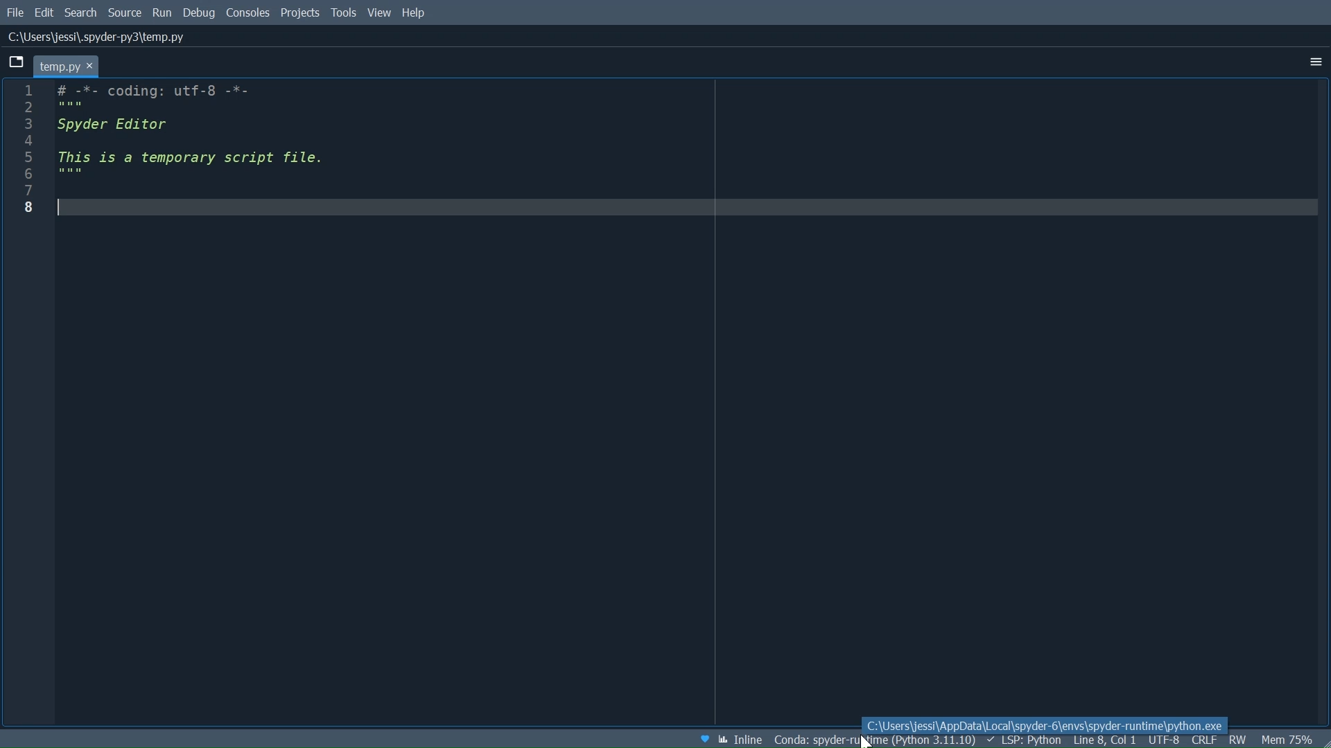  Describe the element at coordinates (44, 12) in the screenshot. I see `Edit` at that location.